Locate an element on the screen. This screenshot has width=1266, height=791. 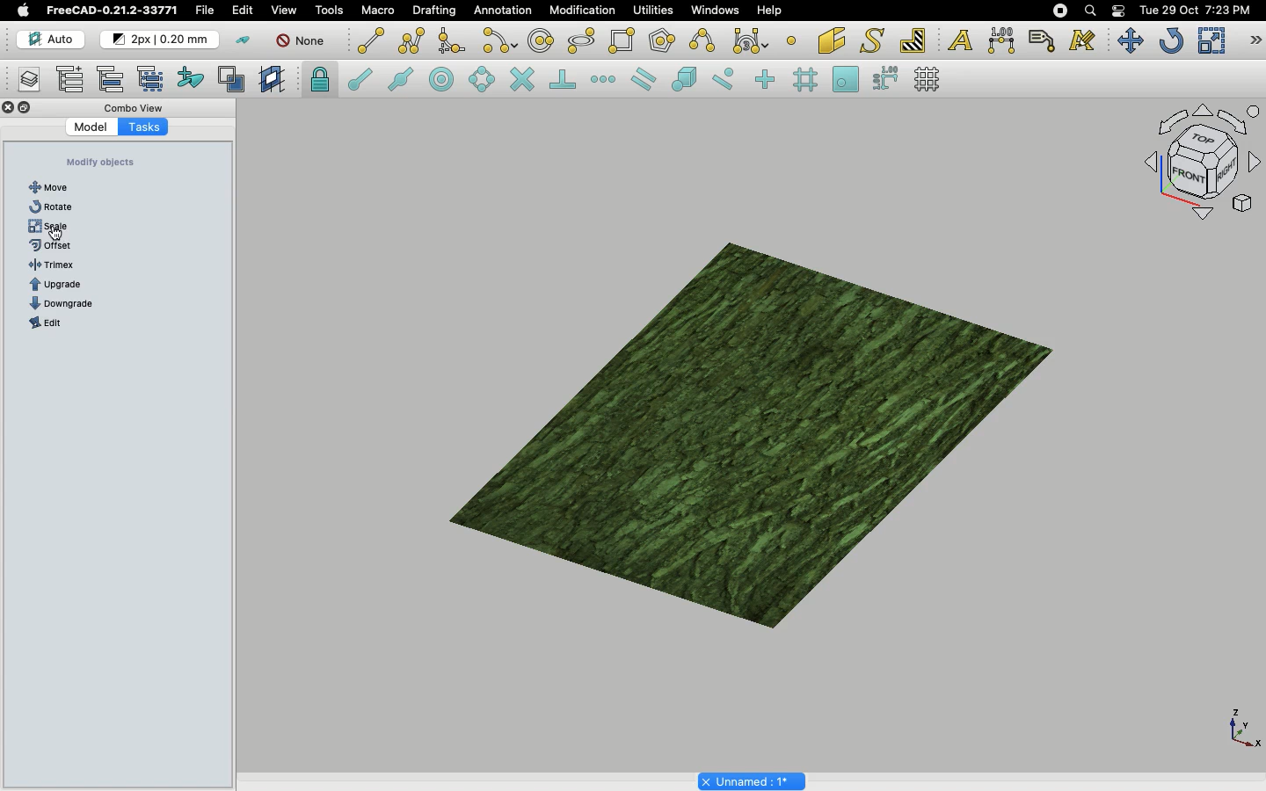
Recording is located at coordinates (1059, 10).